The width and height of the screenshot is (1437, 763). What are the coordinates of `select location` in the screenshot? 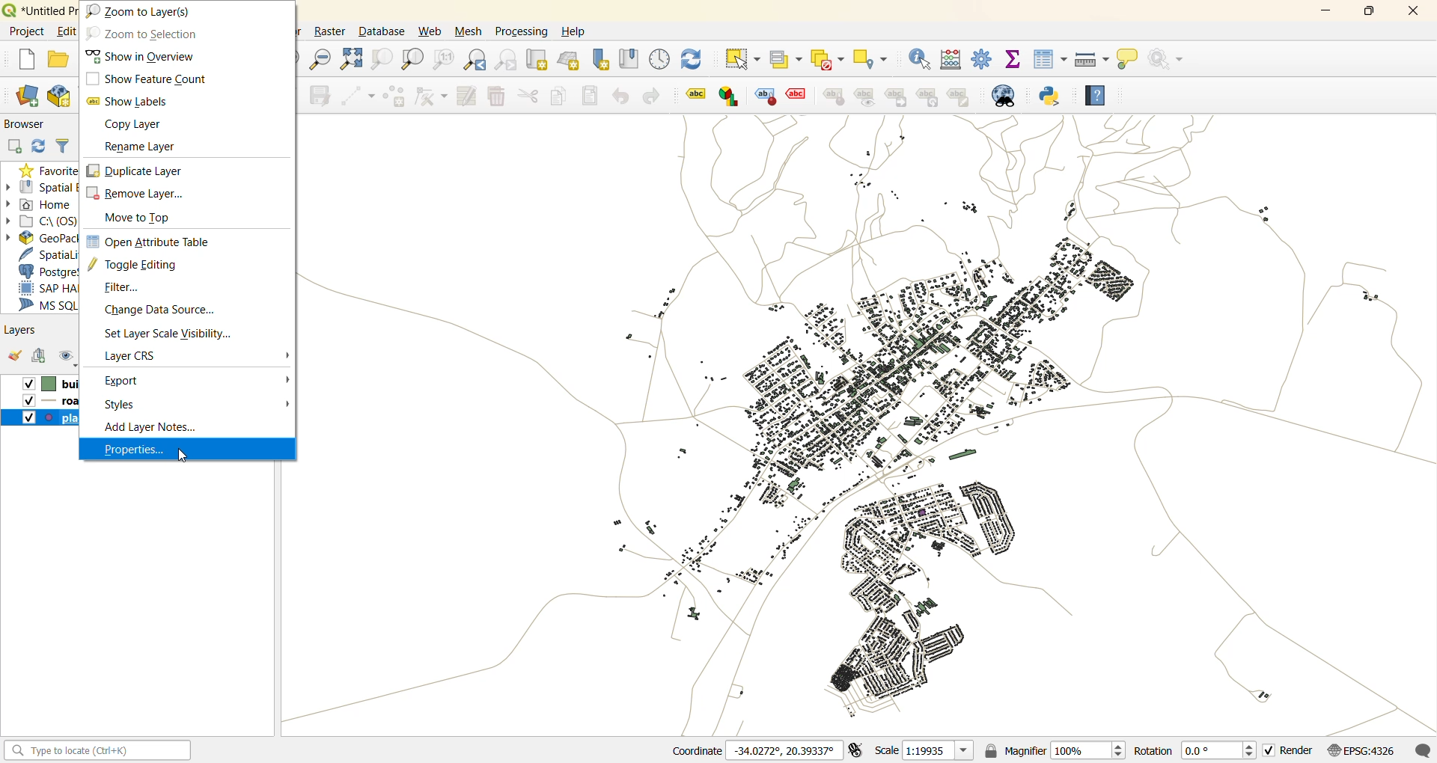 It's located at (872, 58).